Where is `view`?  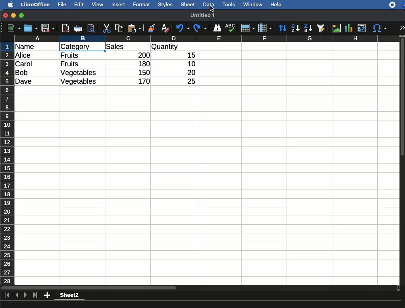 view is located at coordinates (97, 4).